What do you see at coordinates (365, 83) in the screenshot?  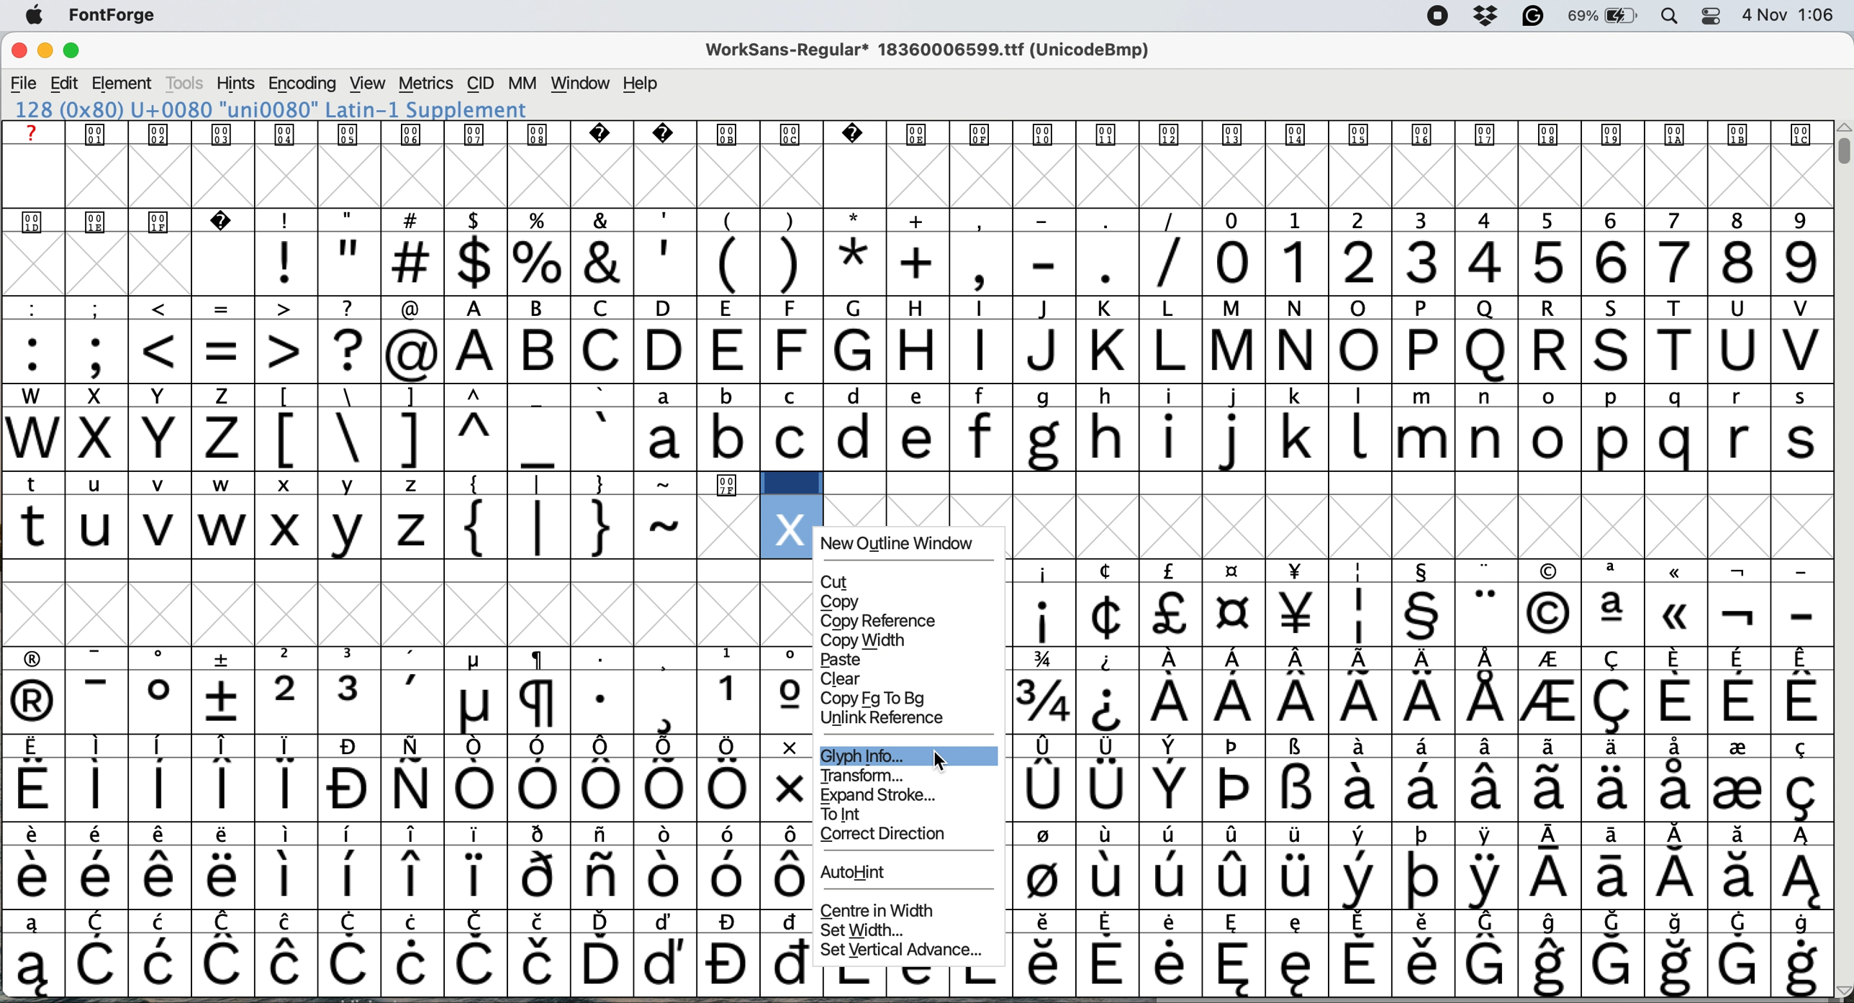 I see `view` at bounding box center [365, 83].